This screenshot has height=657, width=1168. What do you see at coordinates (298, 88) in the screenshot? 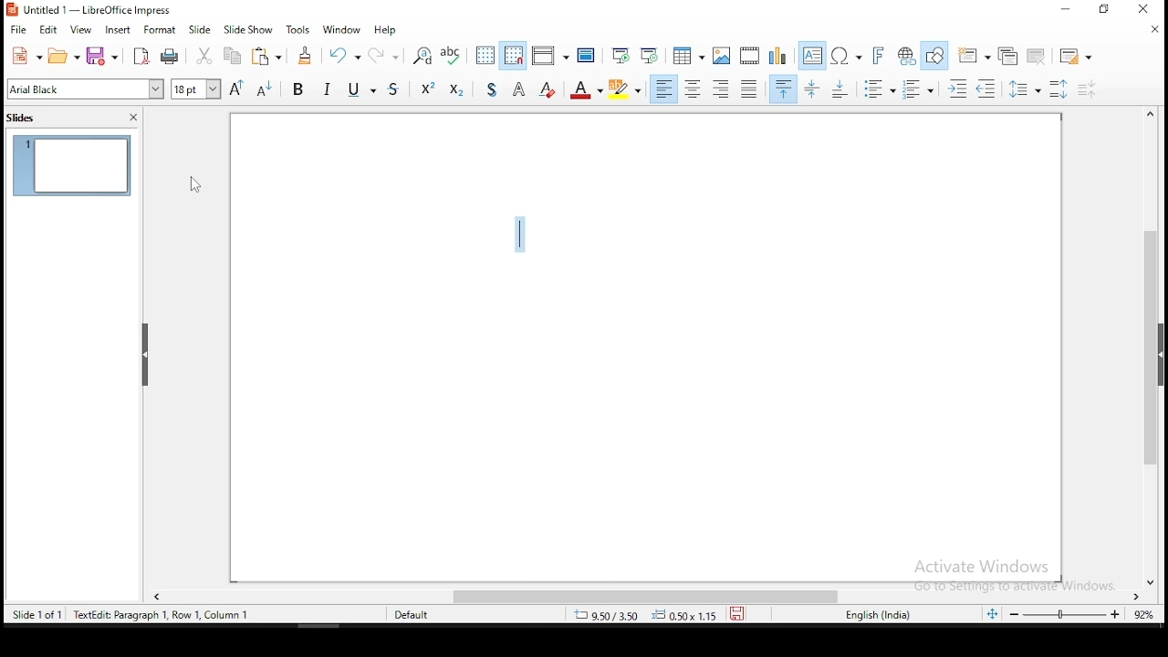
I see `Bold` at bounding box center [298, 88].